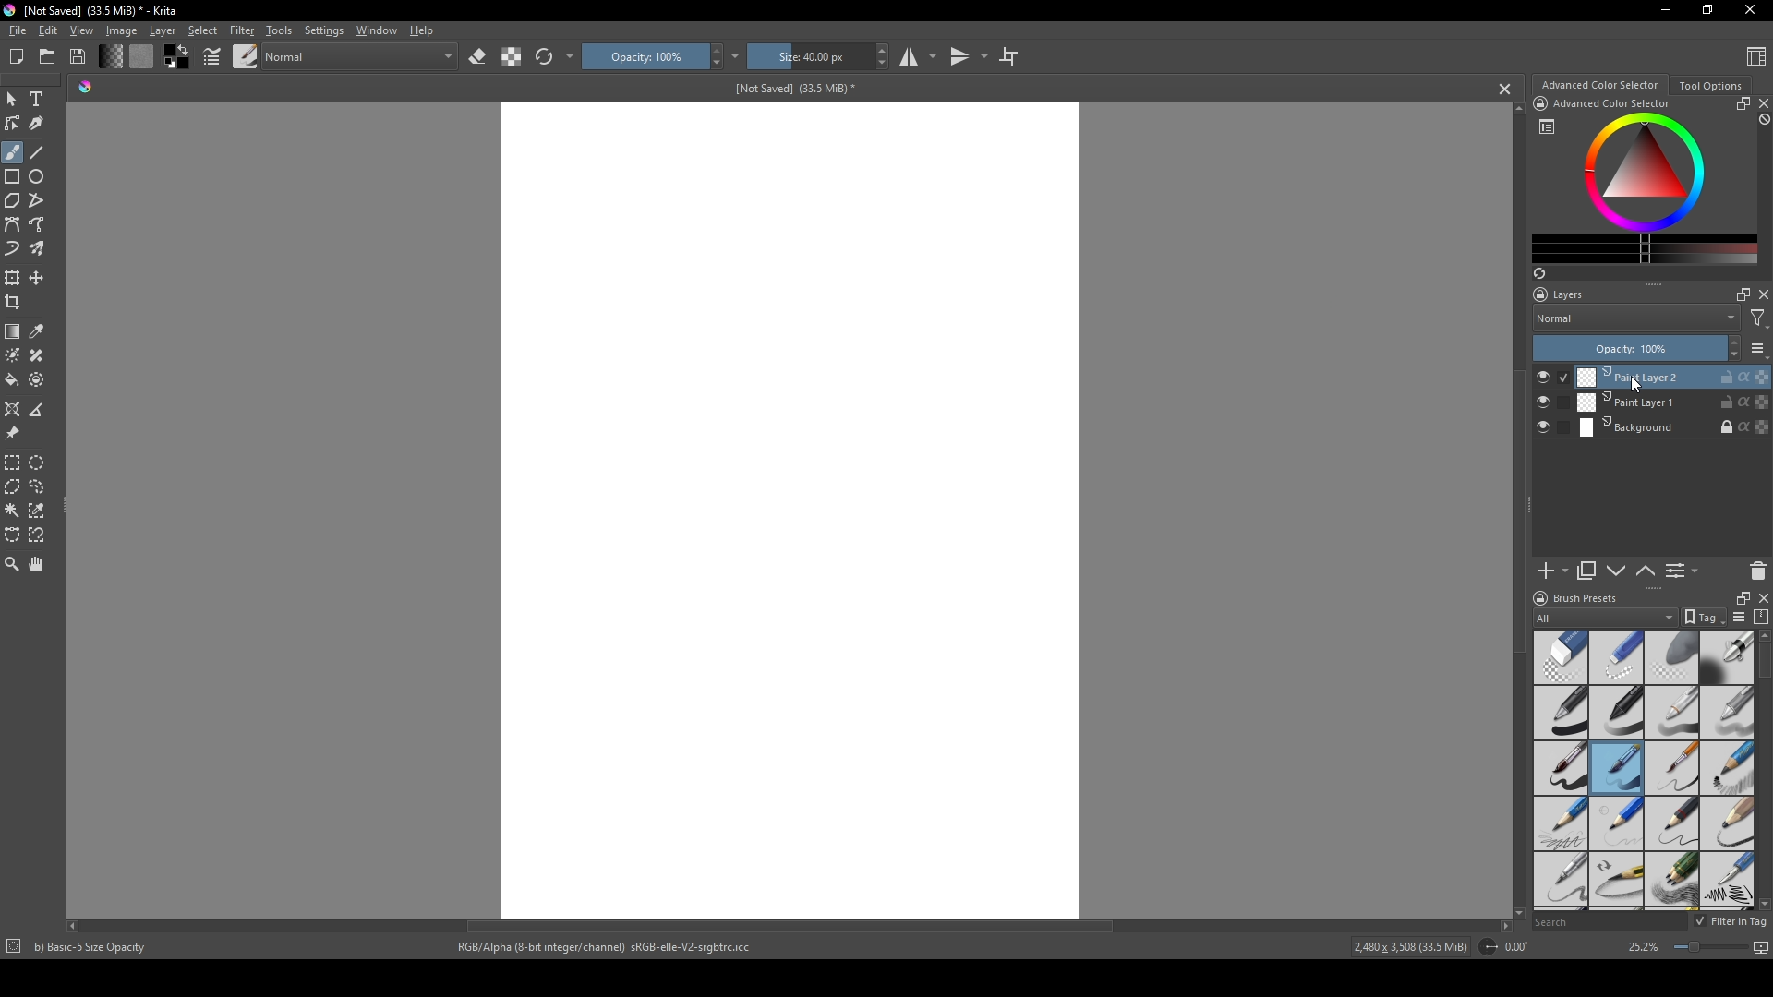  Describe the element at coordinates (175, 57) in the screenshot. I see `color` at that location.